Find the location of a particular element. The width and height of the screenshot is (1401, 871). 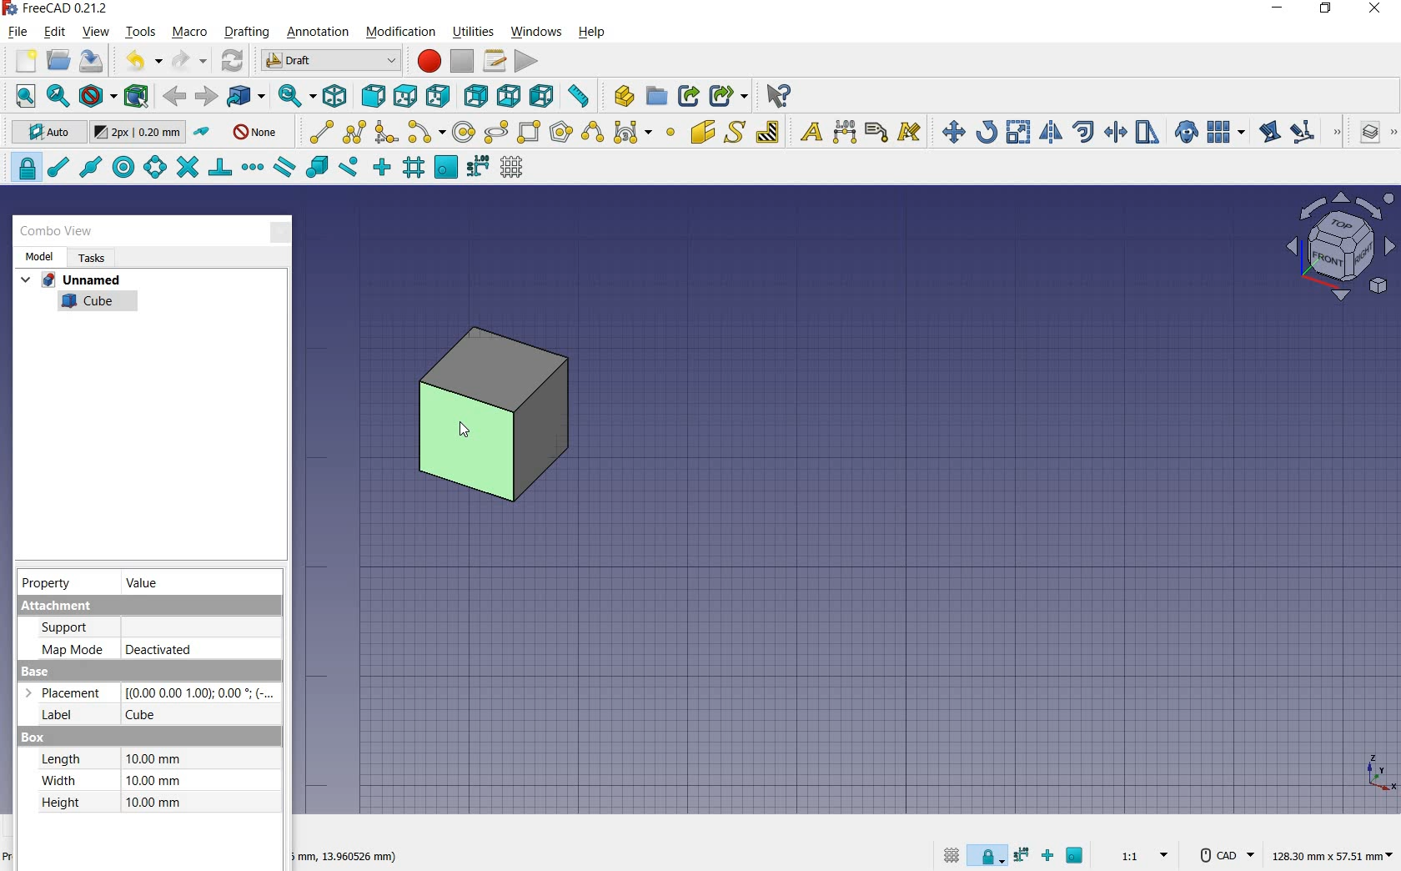

modification is located at coordinates (401, 32).